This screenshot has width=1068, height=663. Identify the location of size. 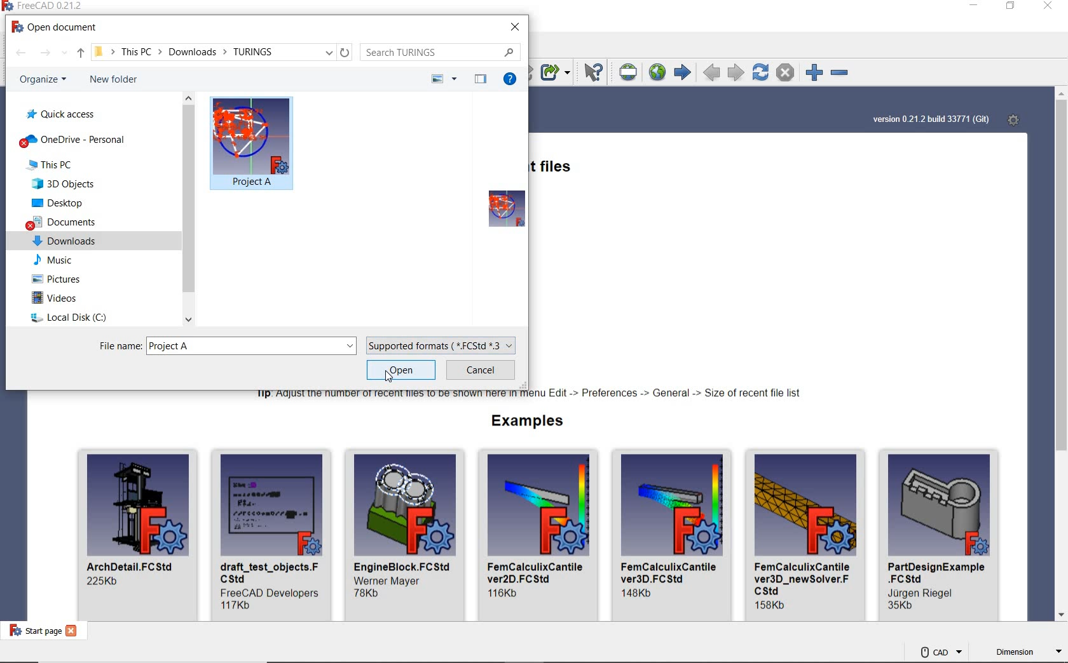
(505, 593).